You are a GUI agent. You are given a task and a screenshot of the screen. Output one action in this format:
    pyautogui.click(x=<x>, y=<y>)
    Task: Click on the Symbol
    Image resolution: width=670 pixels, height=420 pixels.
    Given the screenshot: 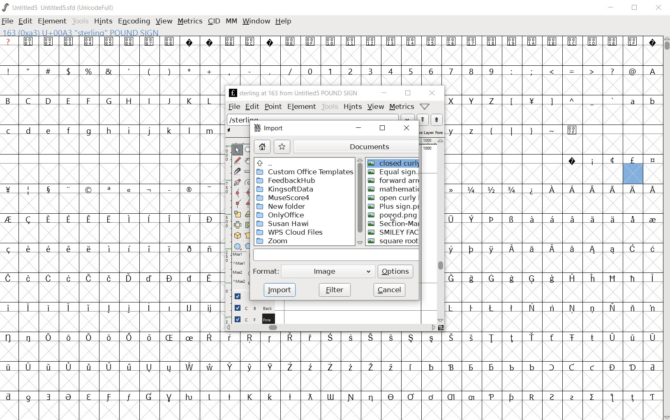 What is the action you would take?
    pyautogui.click(x=189, y=190)
    